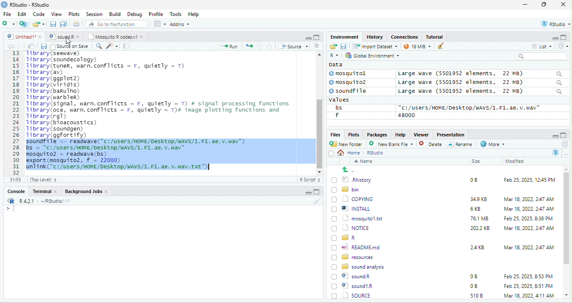 The width and height of the screenshot is (572, 303). I want to click on Rstudio, so click(376, 153).